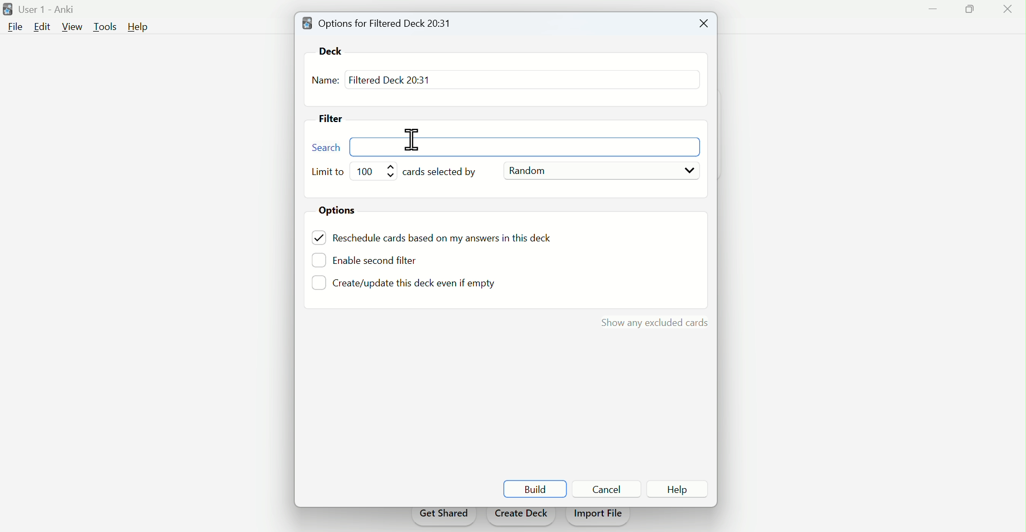 The image size is (1026, 532). Describe the element at coordinates (607, 489) in the screenshot. I see `` at that location.